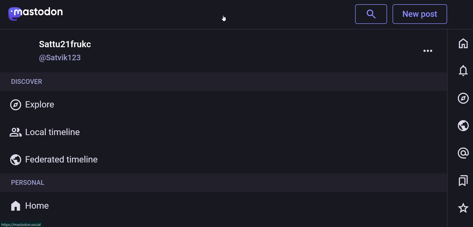  What do you see at coordinates (53, 159) in the screenshot?
I see `federated timeline` at bounding box center [53, 159].